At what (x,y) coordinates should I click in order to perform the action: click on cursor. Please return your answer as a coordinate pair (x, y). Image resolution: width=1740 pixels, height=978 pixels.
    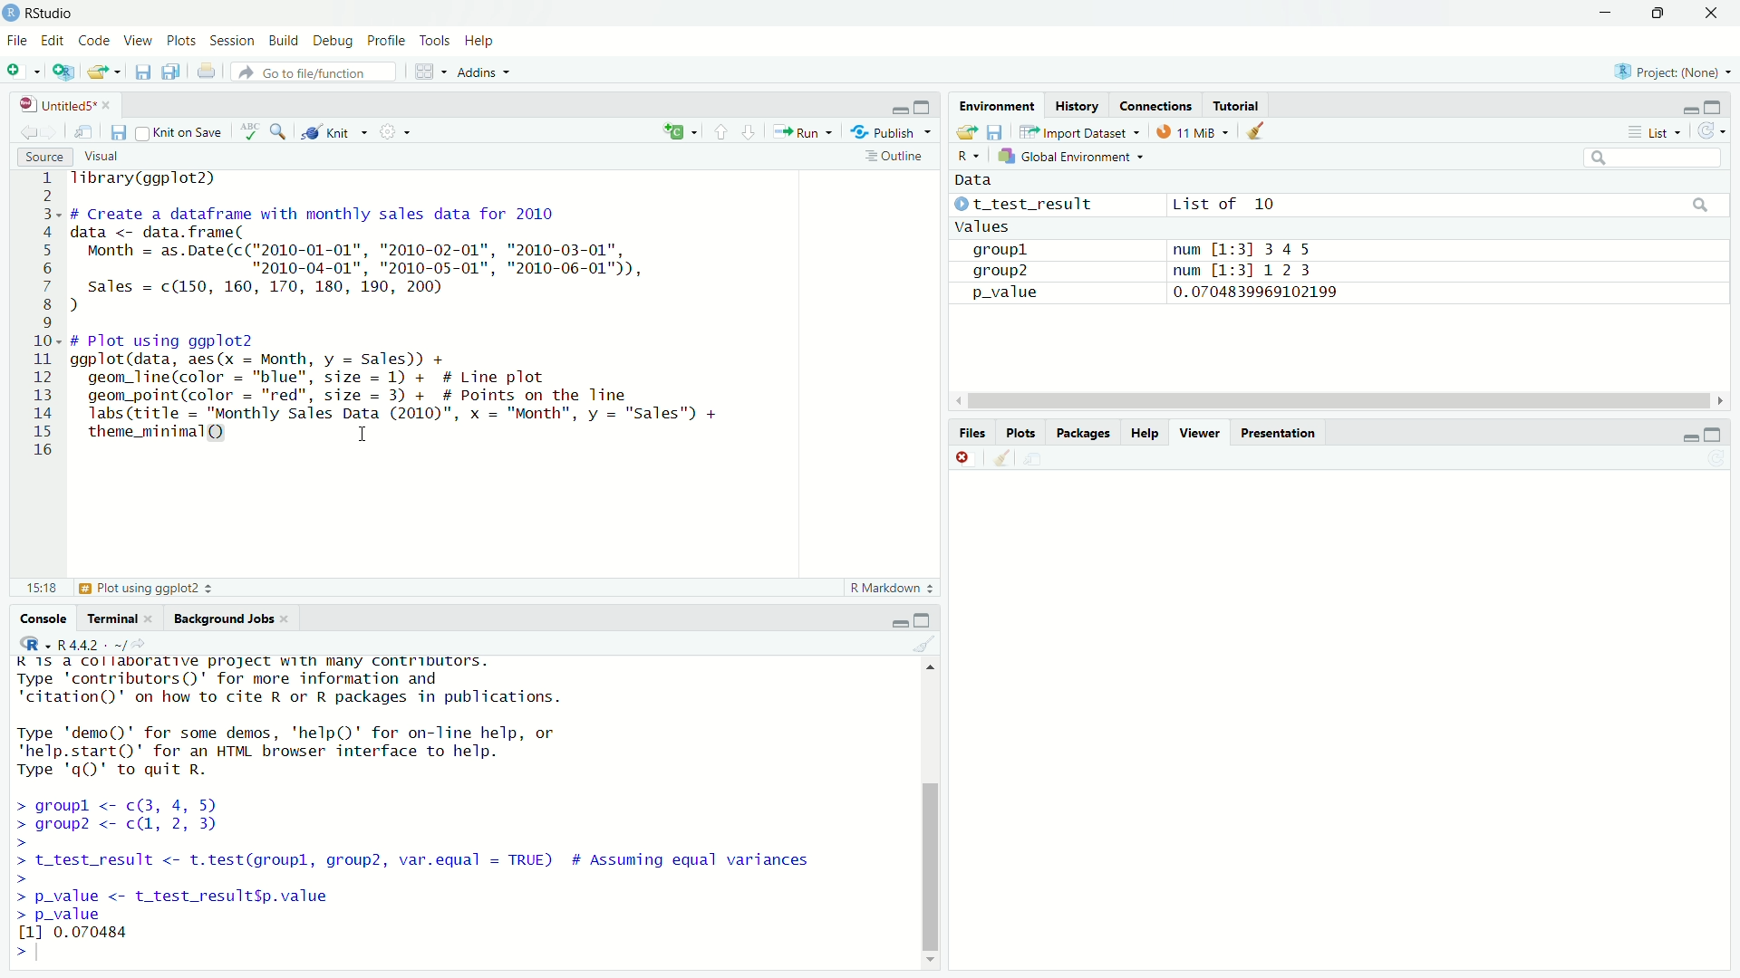
    Looking at the image, I should click on (365, 438).